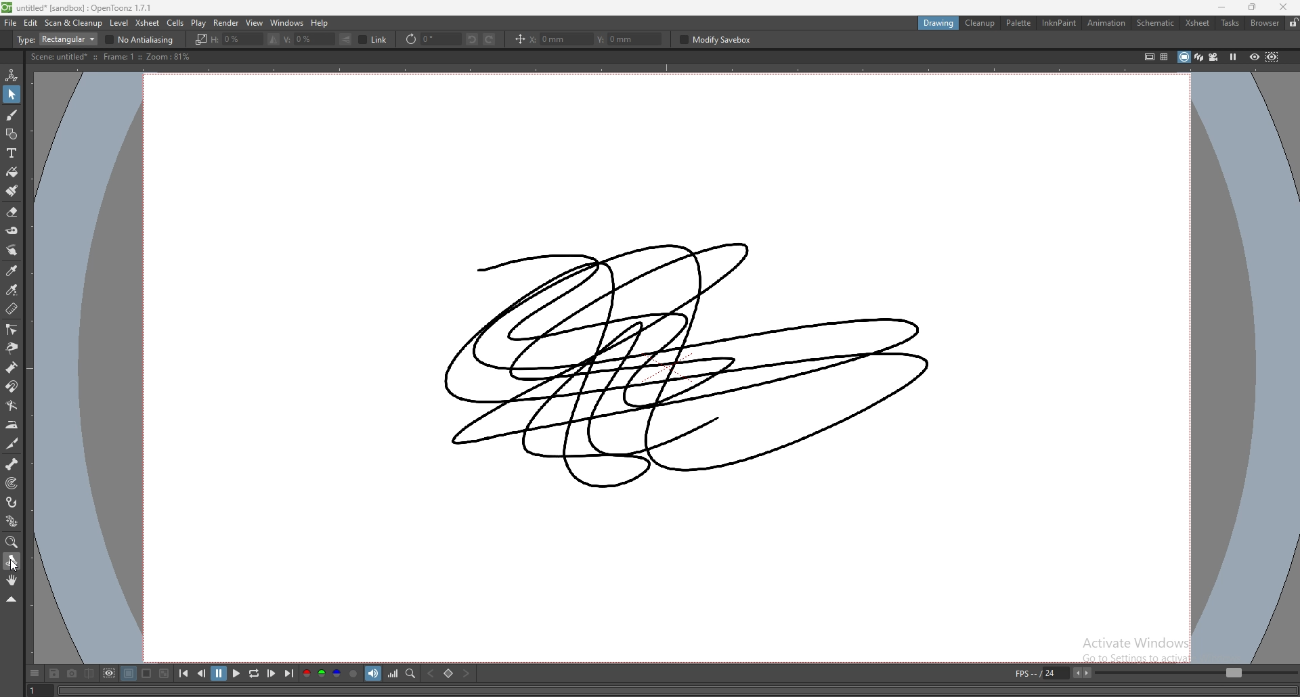 This screenshot has width=1300, height=697. Describe the element at coordinates (353, 674) in the screenshot. I see `alpha channel` at that location.